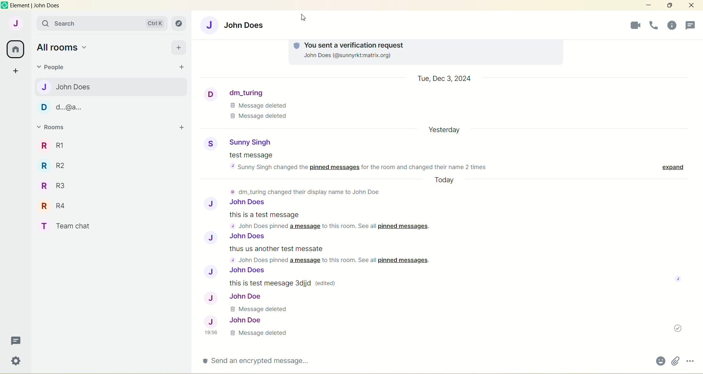 Image resolution: width=703 pixels, height=374 pixels. What do you see at coordinates (338, 255) in the screenshot?
I see `thus us another test messages` at bounding box center [338, 255].